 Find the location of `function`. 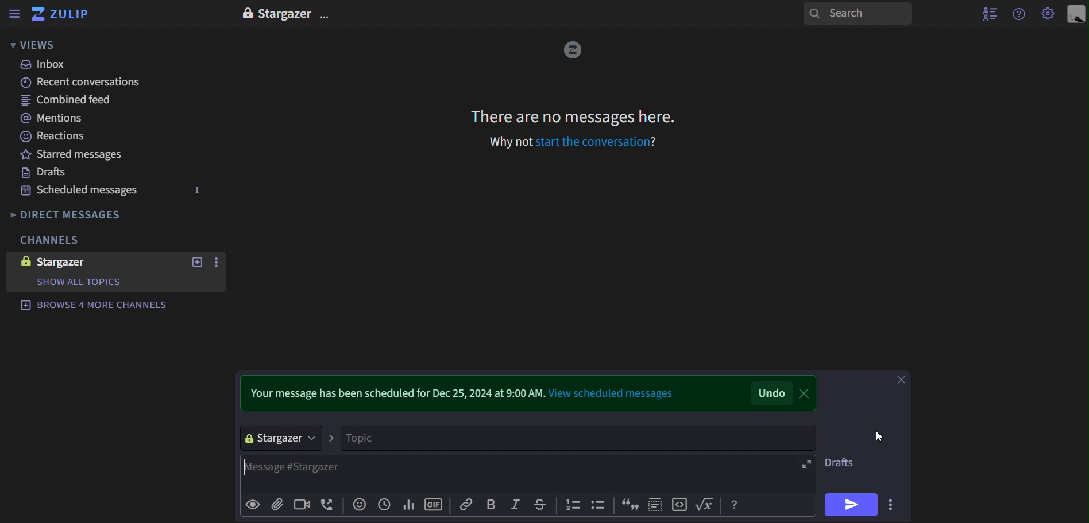

function is located at coordinates (707, 505).